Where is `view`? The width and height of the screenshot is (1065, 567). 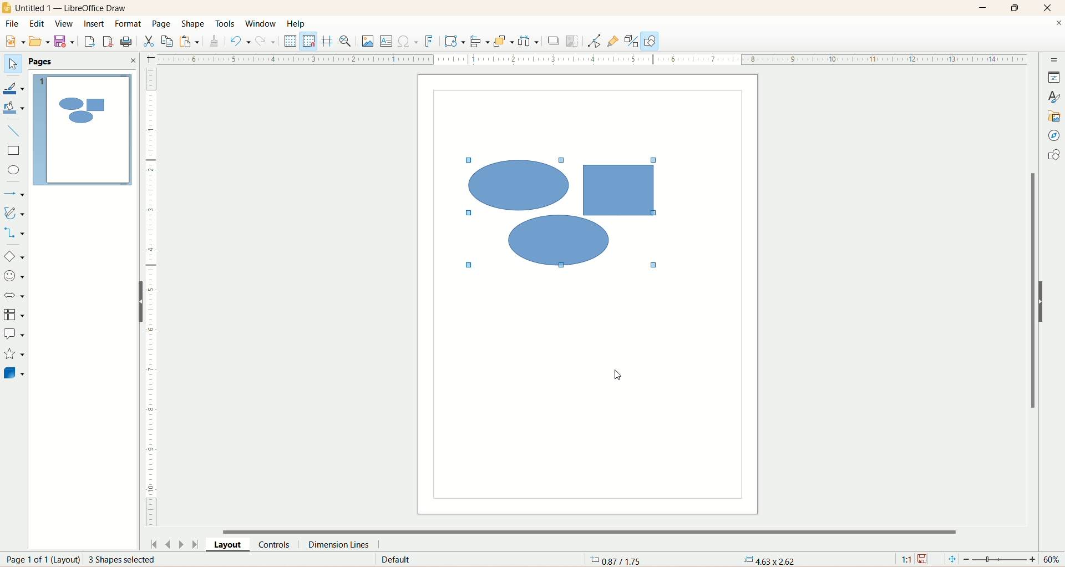 view is located at coordinates (64, 23).